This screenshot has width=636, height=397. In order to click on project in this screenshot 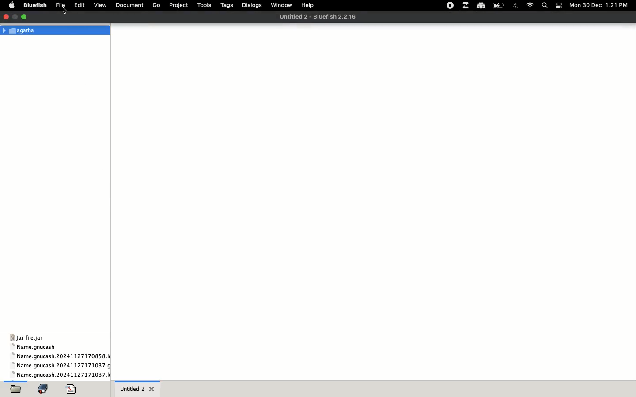, I will do `click(180, 5)`.